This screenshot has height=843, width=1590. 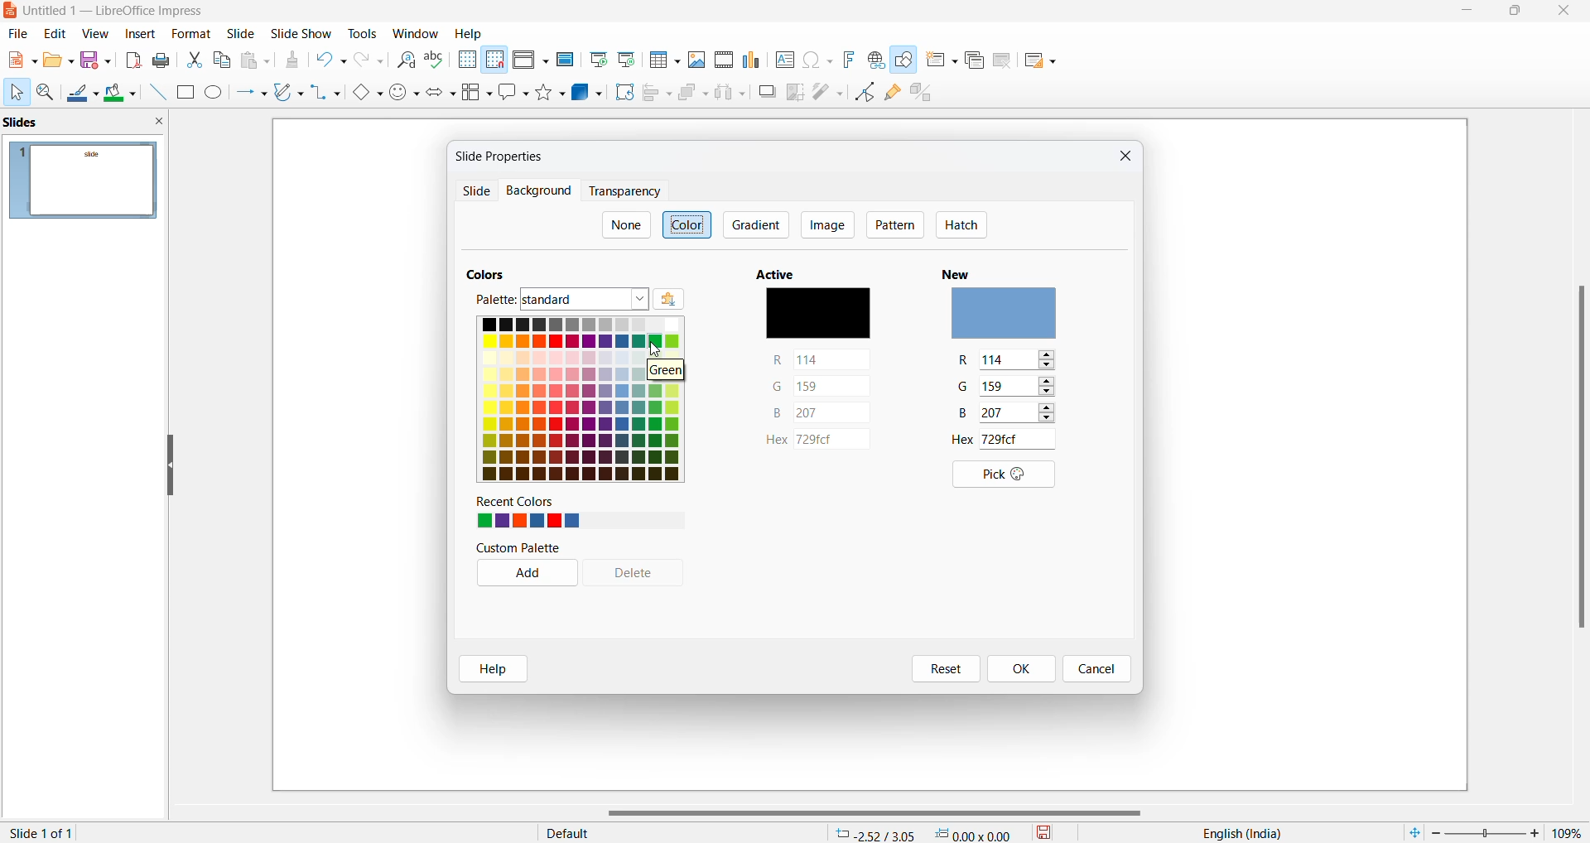 What do you see at coordinates (223, 61) in the screenshot?
I see `copy options` at bounding box center [223, 61].